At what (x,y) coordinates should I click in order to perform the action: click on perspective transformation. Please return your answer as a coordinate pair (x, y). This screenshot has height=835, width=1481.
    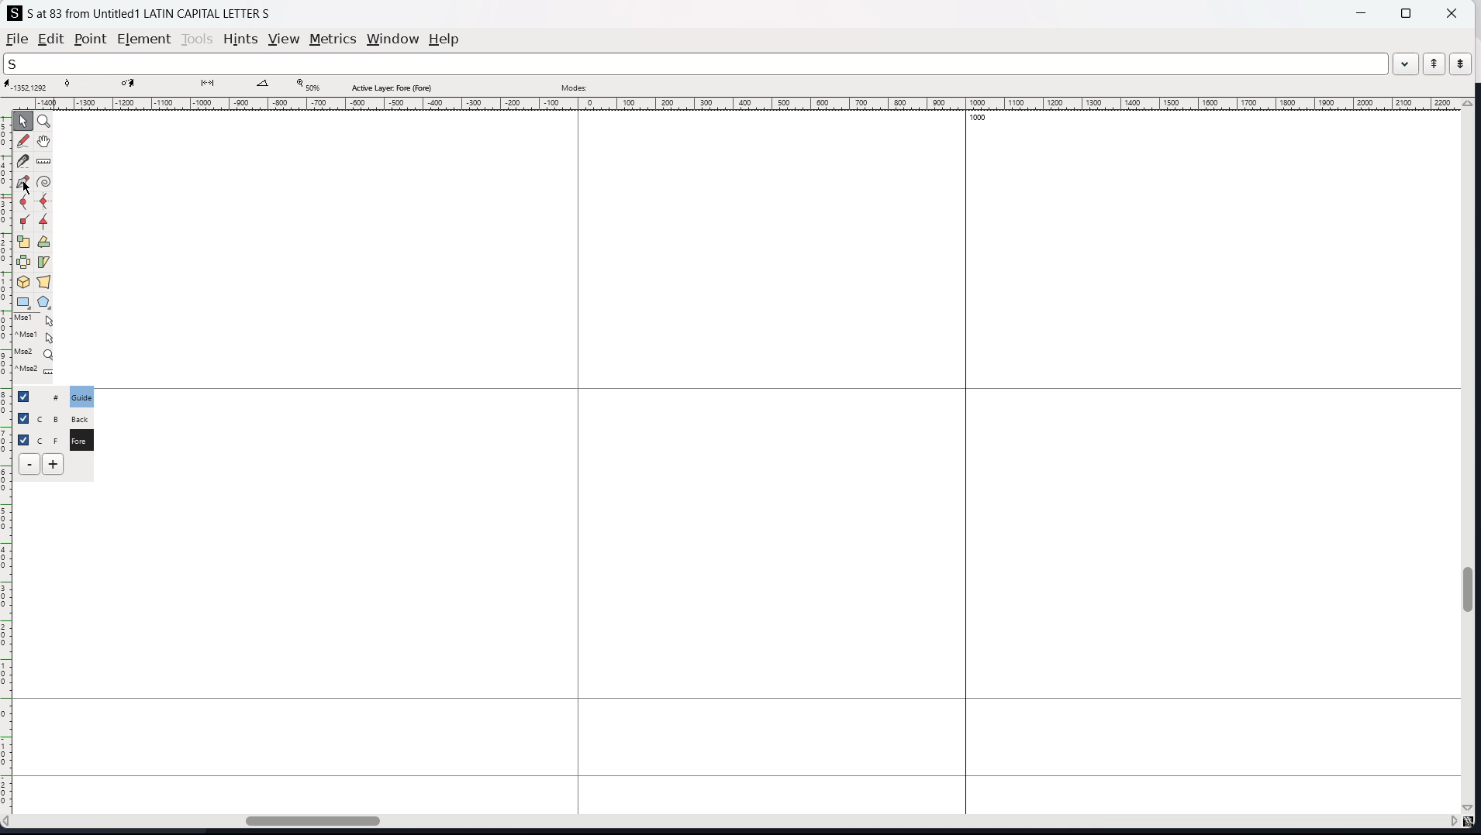
    Looking at the image, I should click on (43, 282).